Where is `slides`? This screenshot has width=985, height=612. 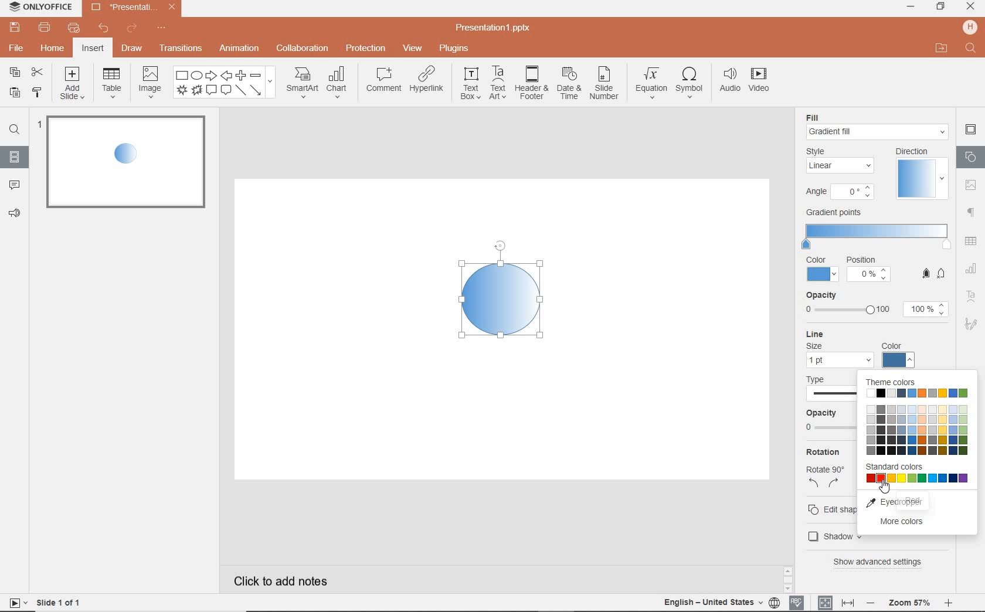
slides is located at coordinates (15, 159).